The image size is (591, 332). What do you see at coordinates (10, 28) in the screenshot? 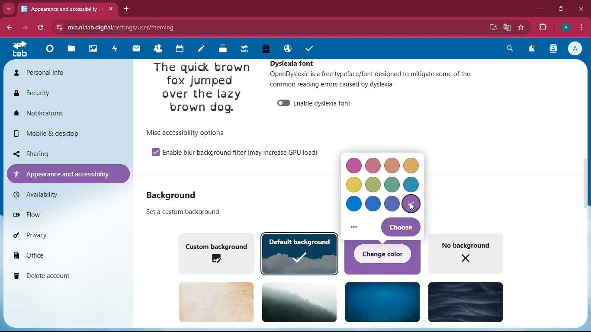
I see `back` at bounding box center [10, 28].